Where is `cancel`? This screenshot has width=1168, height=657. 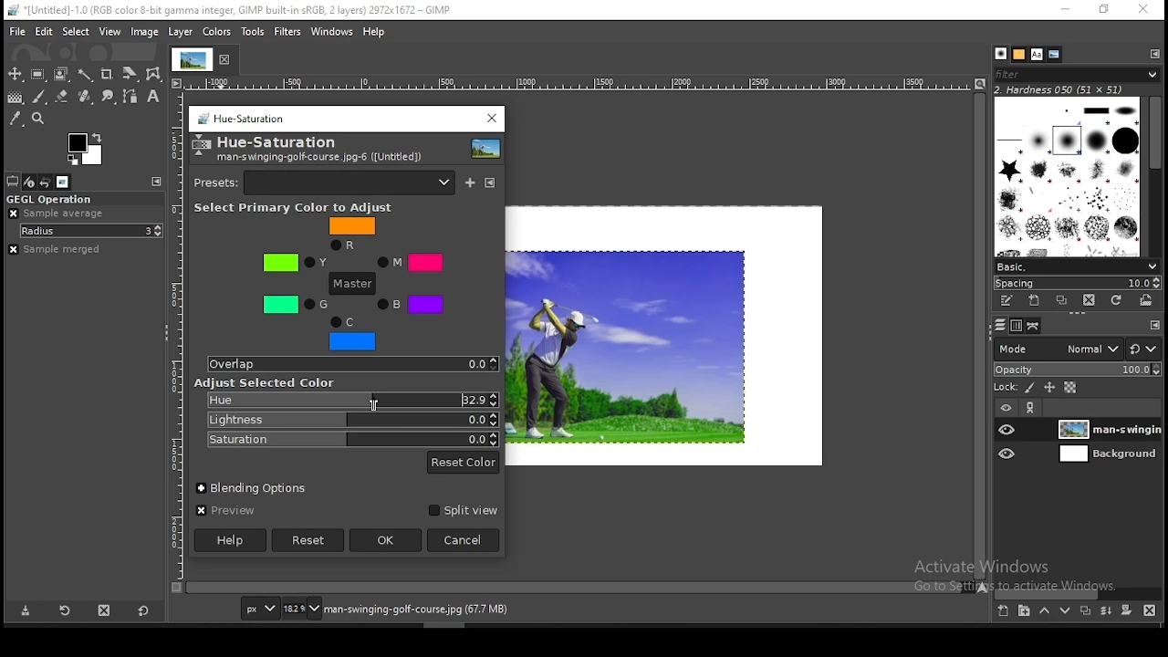
cancel is located at coordinates (465, 539).